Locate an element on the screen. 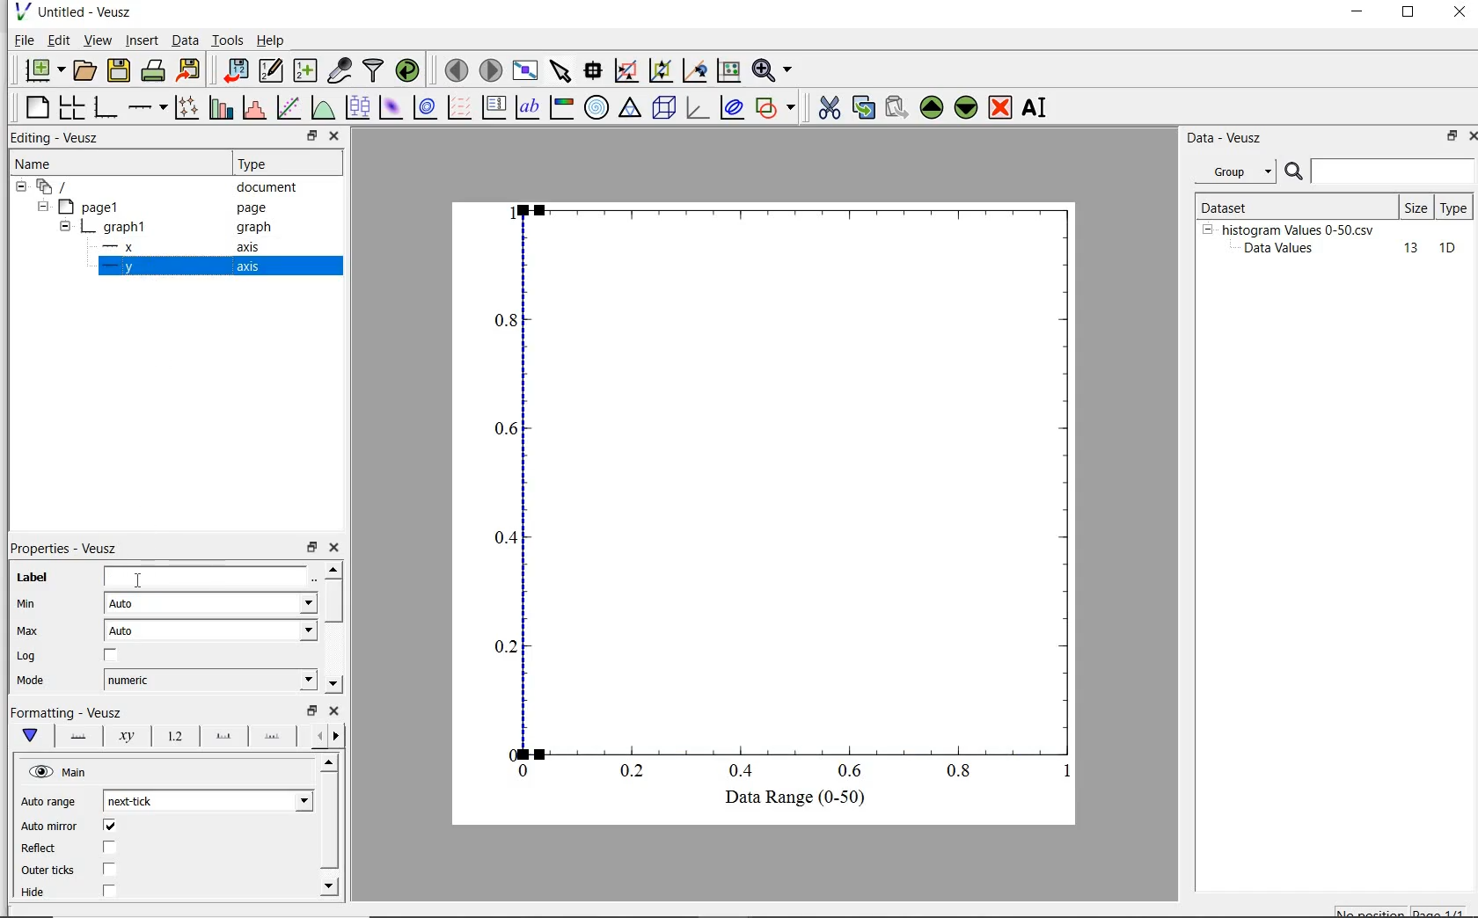 This screenshot has height=918, width=1478. zoom functions menu is located at coordinates (772, 70).